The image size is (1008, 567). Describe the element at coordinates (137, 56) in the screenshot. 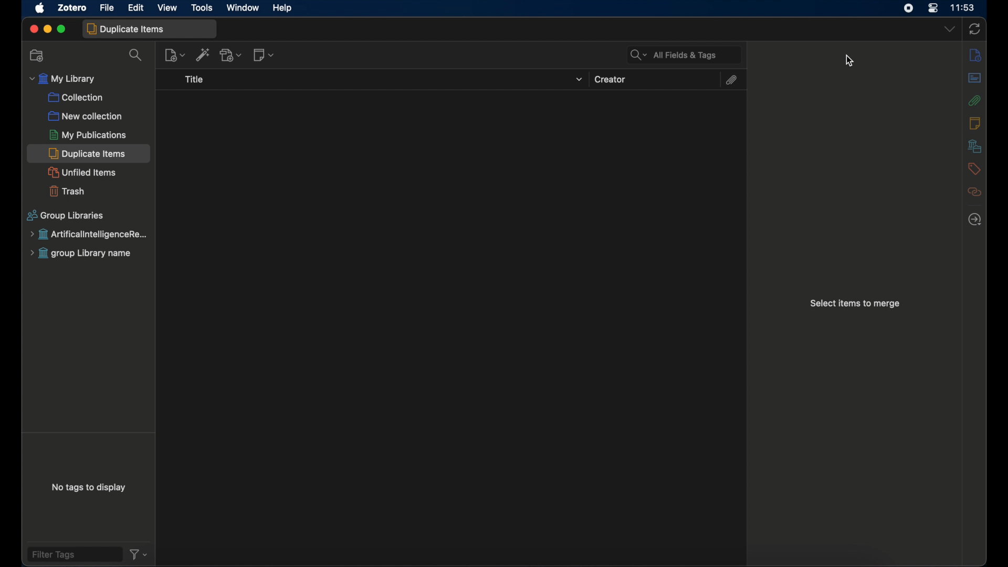

I see `search` at that location.